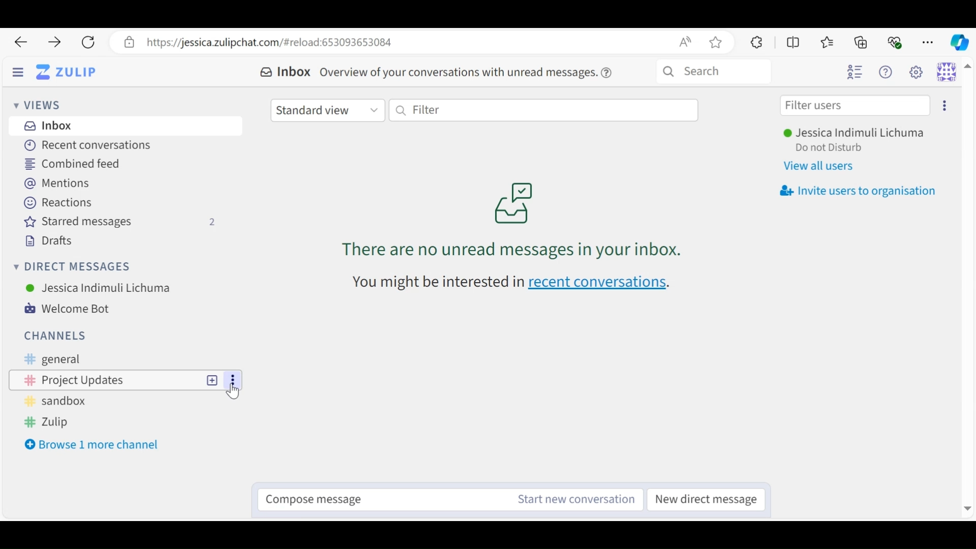 This screenshot has width=976, height=549. What do you see at coordinates (41, 106) in the screenshot?
I see `Views` at bounding box center [41, 106].